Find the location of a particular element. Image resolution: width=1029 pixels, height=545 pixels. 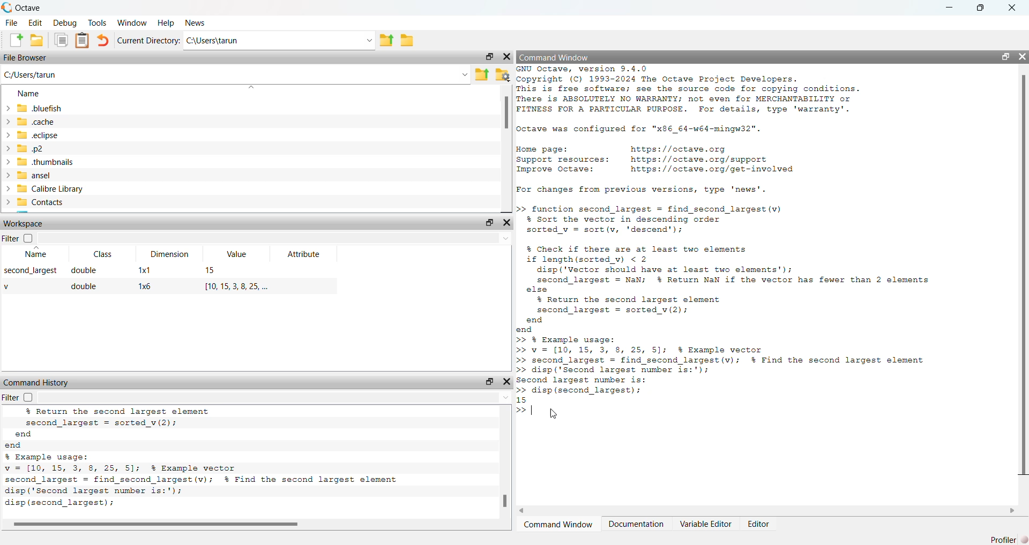

octave resources is located at coordinates (680, 159).